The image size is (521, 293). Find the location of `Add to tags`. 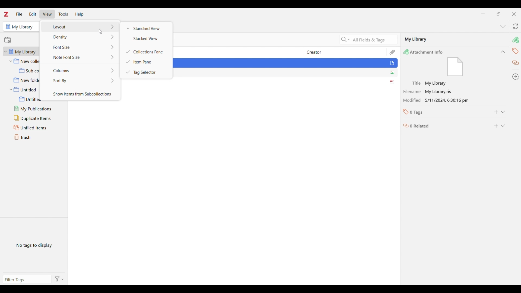

Add to tags is located at coordinates (496, 112).